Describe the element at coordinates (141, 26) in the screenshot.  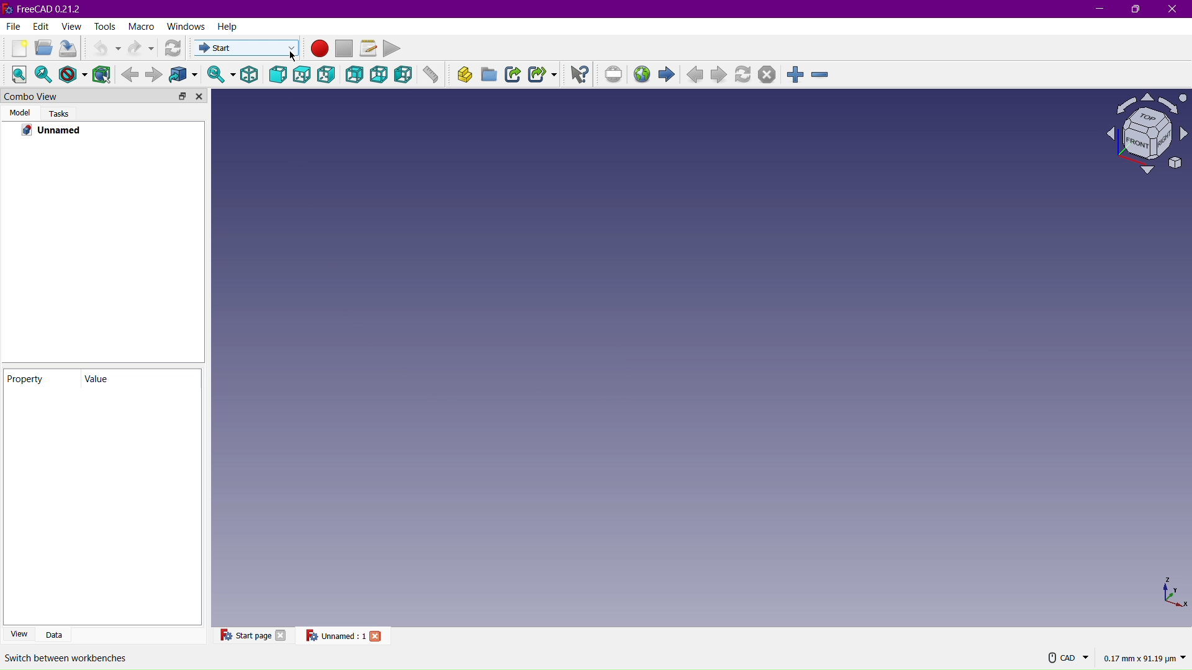
I see `Macro` at that location.